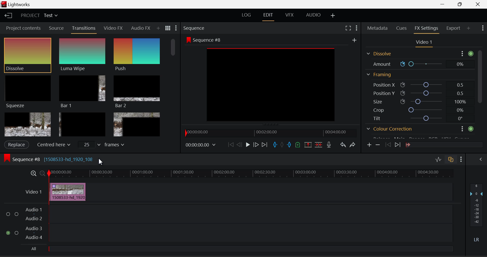  Describe the element at coordinates (289, 145) in the screenshot. I see `Mark Out` at that location.